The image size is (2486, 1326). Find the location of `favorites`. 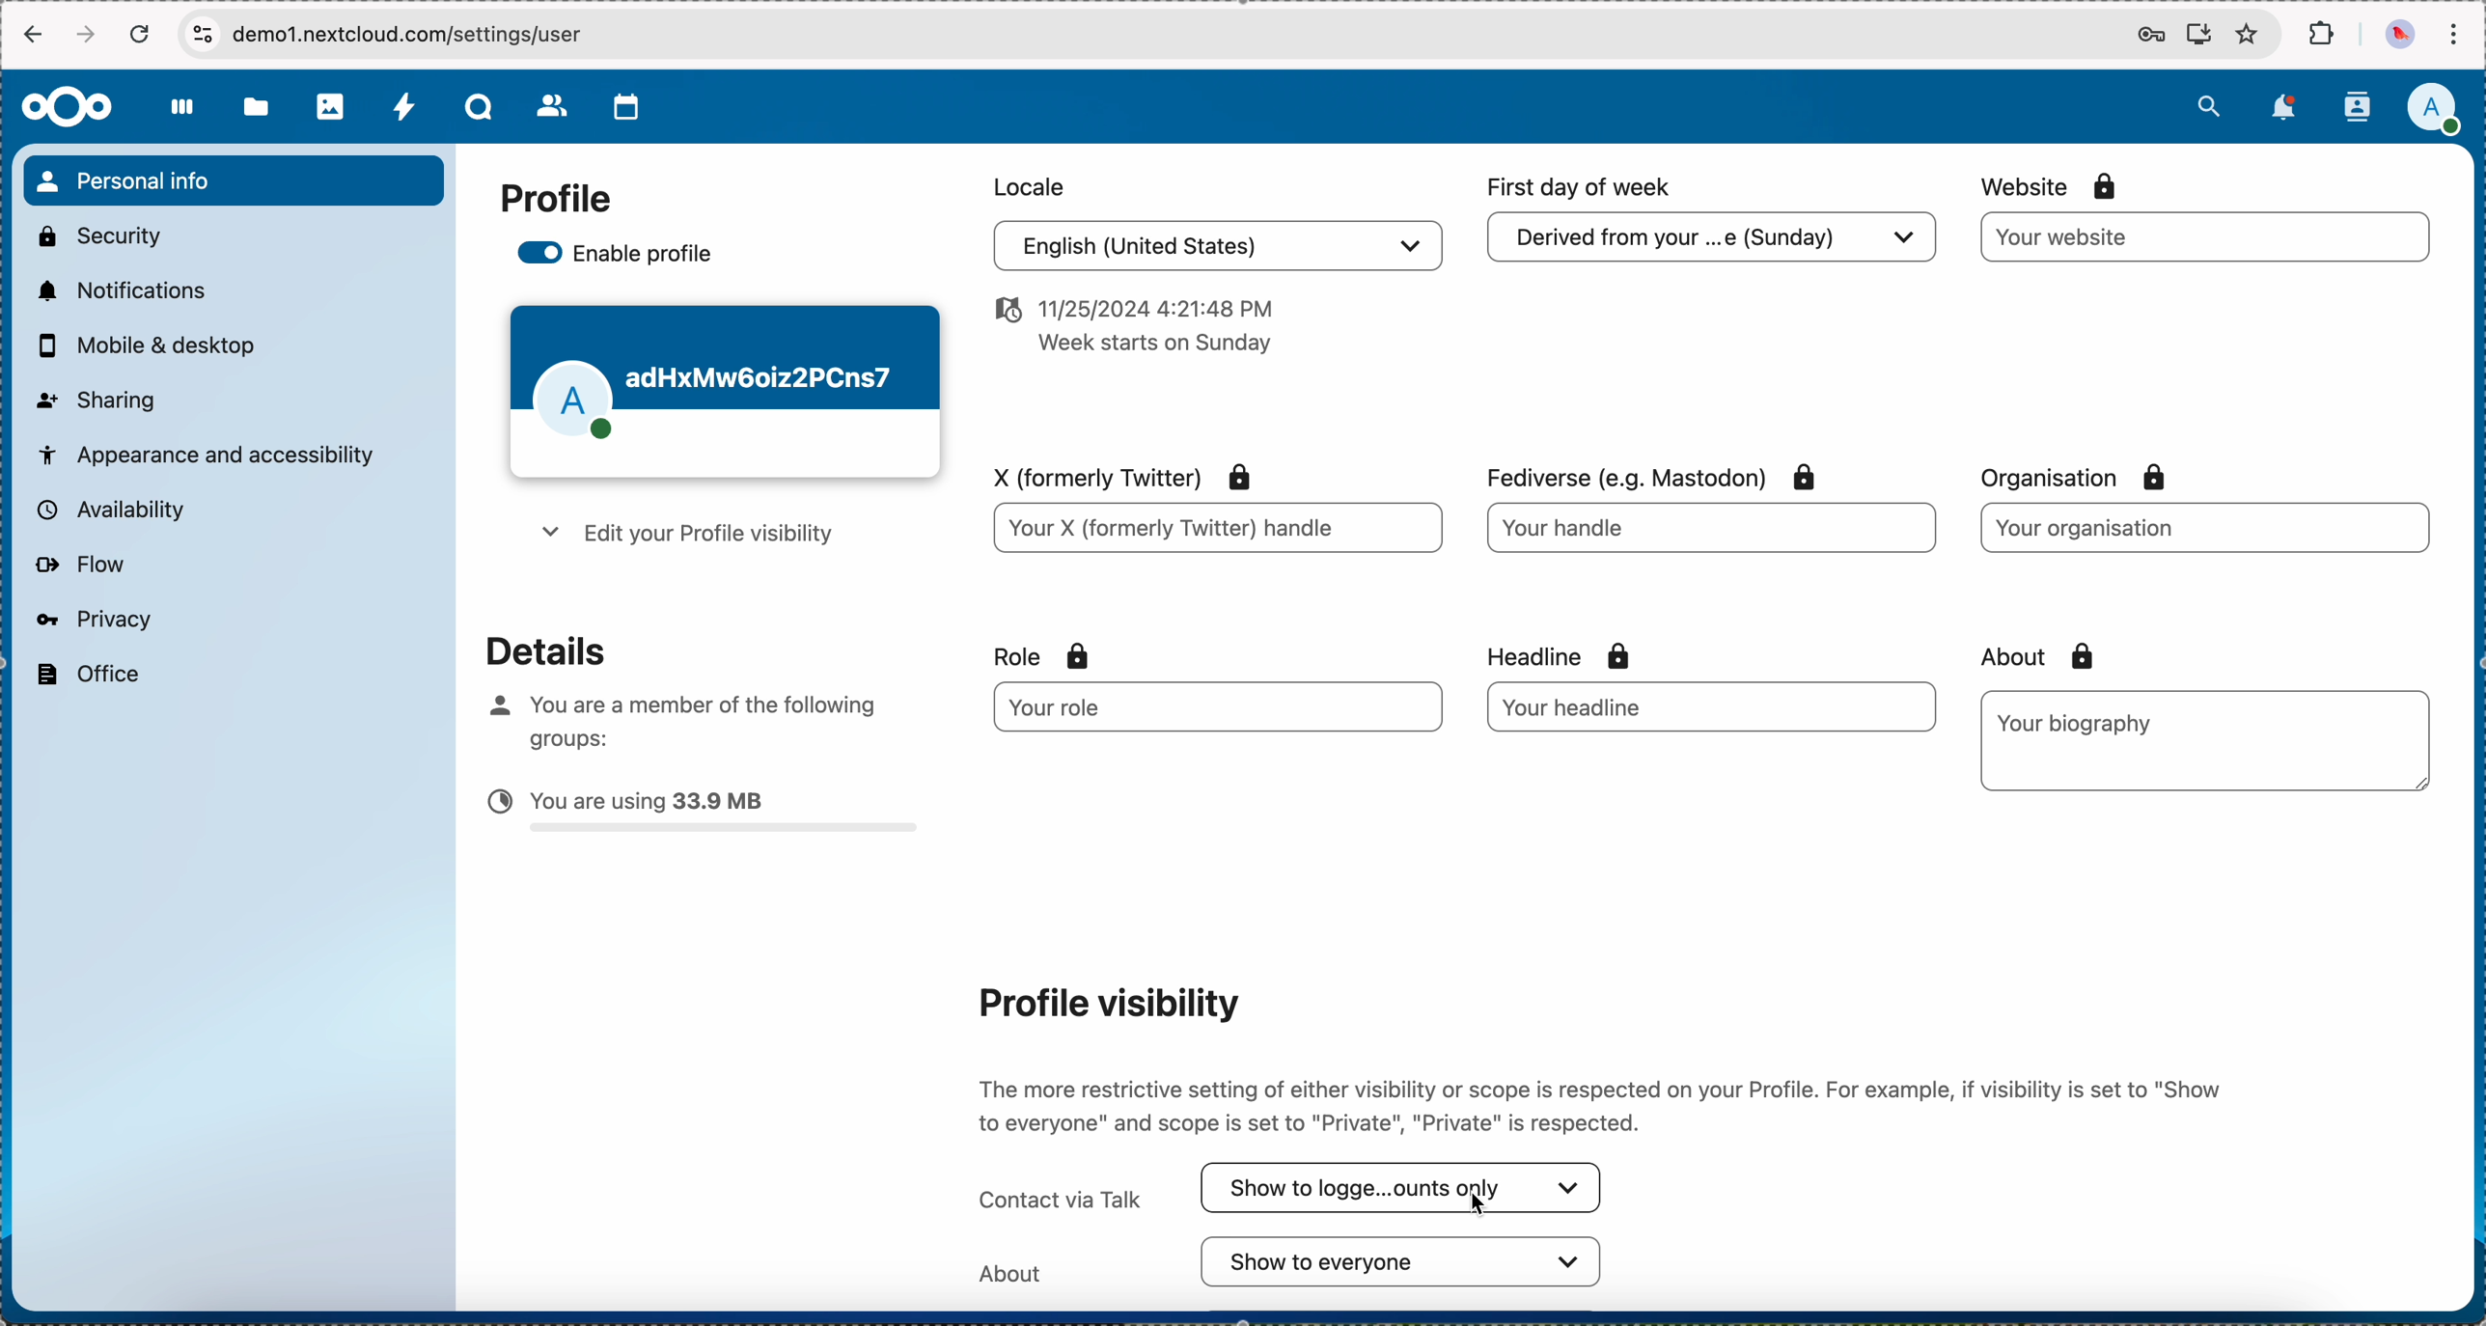

favorites is located at coordinates (2247, 36).